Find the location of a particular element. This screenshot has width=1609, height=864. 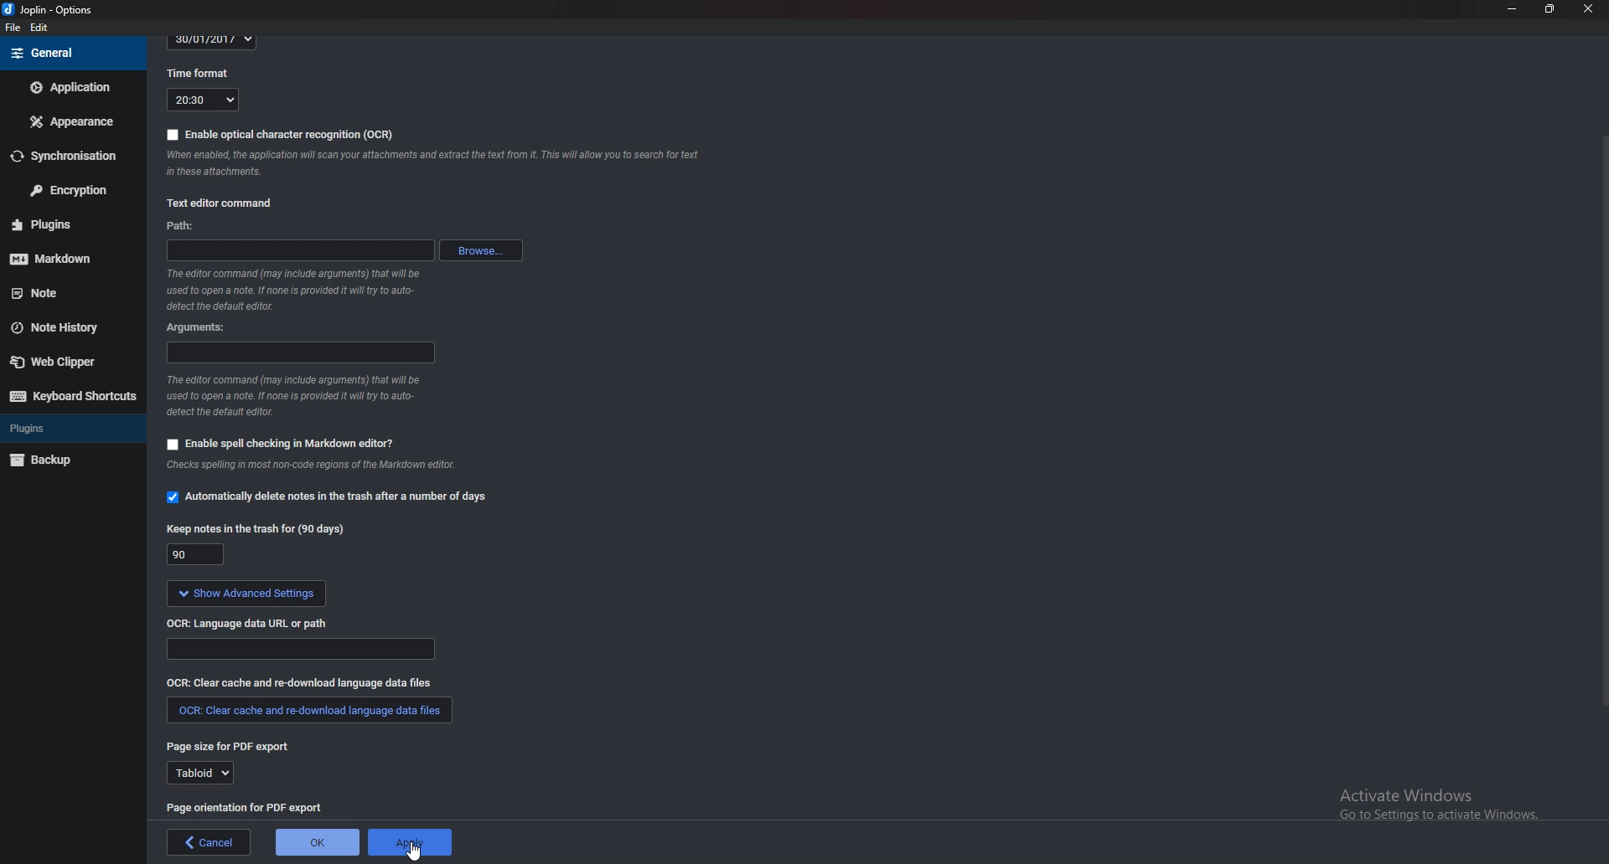

browse is located at coordinates (483, 250).